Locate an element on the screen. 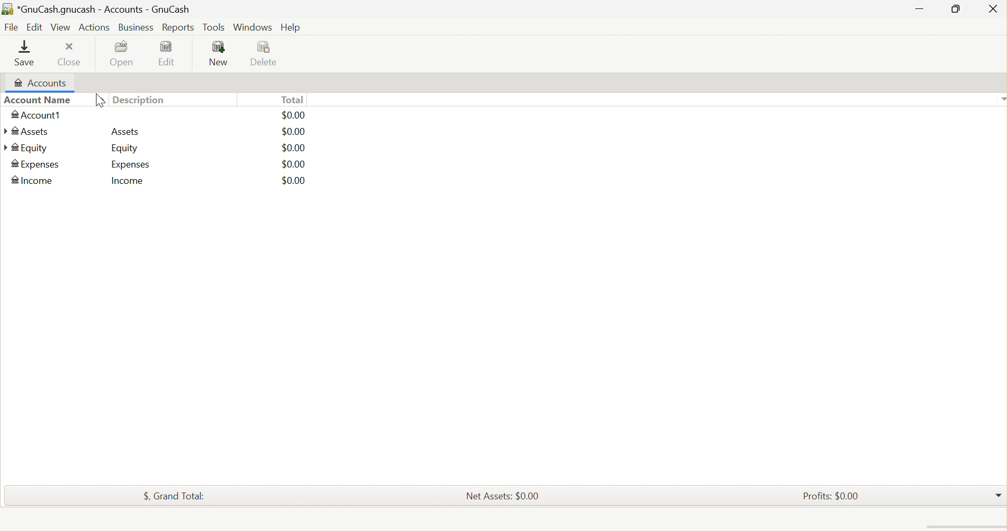 Image resolution: width=1007 pixels, height=531 pixels. Equity is located at coordinates (124, 132).